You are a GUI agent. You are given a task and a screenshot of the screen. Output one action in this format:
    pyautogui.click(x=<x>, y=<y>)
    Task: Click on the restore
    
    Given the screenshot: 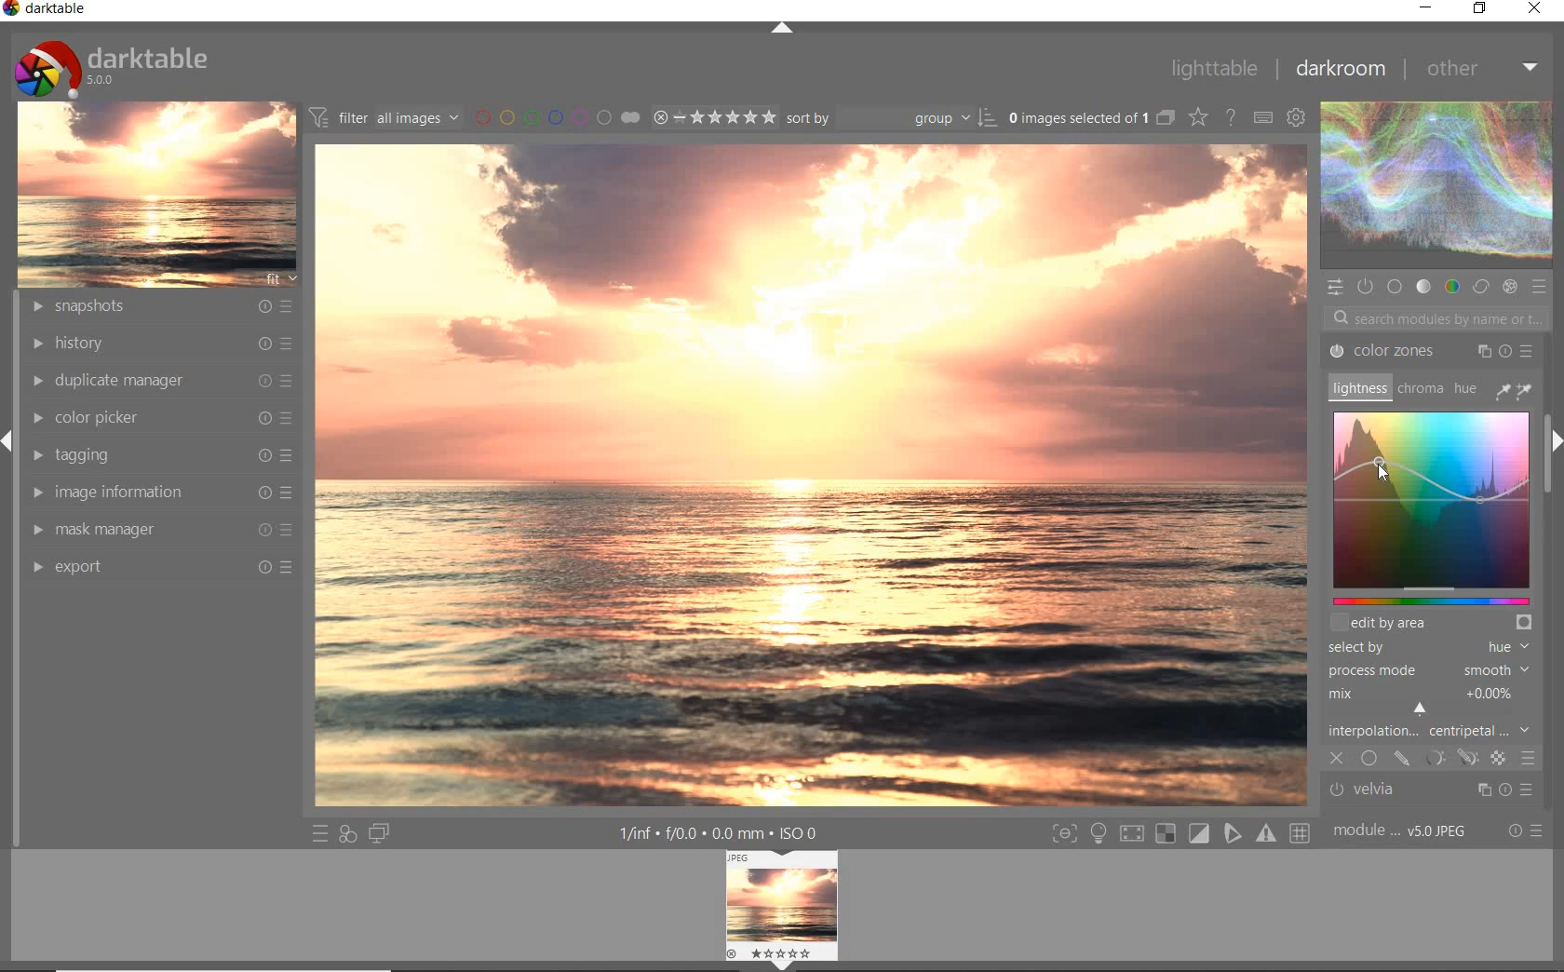 What is the action you would take?
    pyautogui.click(x=1479, y=9)
    